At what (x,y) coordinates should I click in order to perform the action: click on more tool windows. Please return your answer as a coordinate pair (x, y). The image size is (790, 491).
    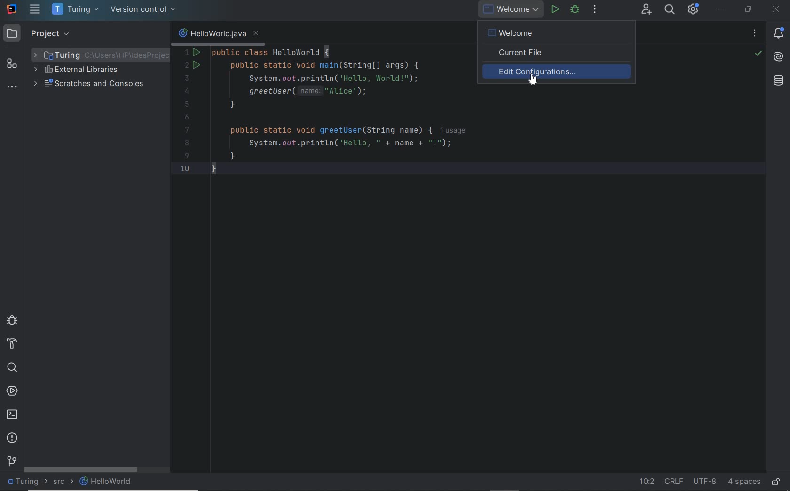
    Looking at the image, I should click on (11, 88).